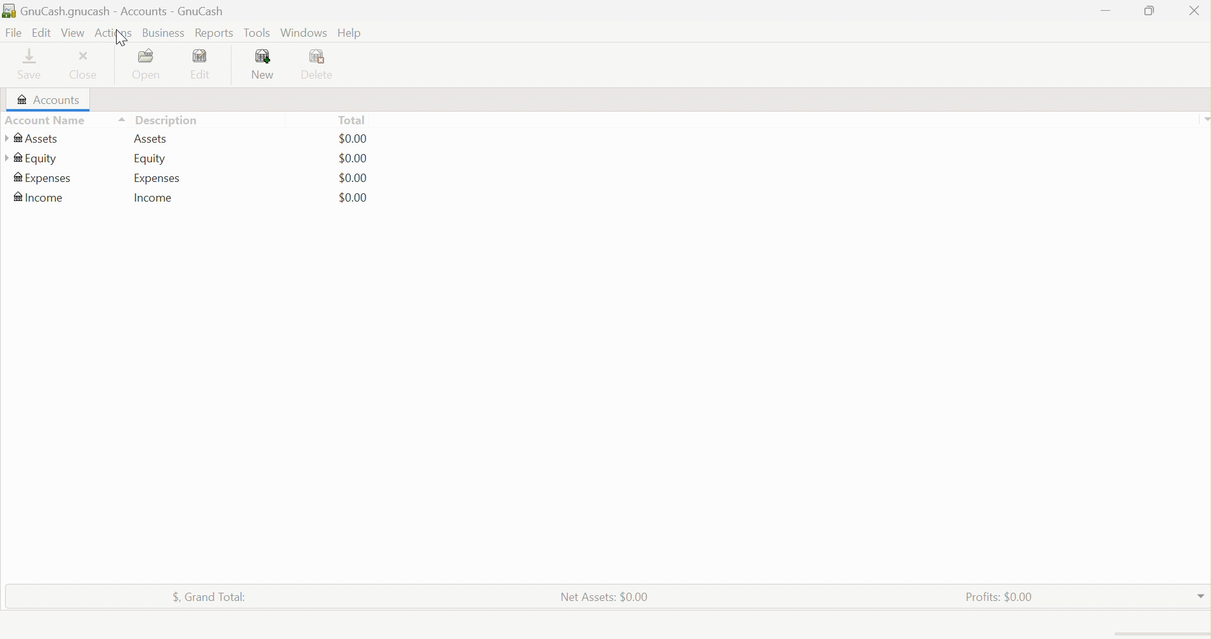 The image size is (1211, 639). I want to click on $0.00, so click(353, 177).